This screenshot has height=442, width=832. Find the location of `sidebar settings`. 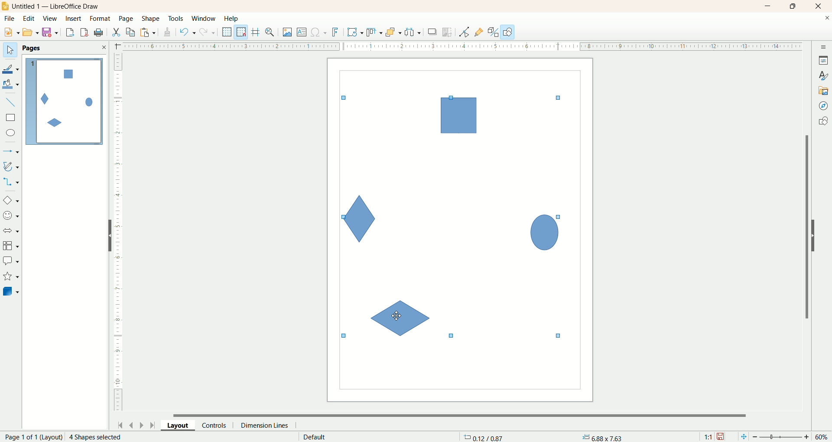

sidebar settings is located at coordinates (824, 46).